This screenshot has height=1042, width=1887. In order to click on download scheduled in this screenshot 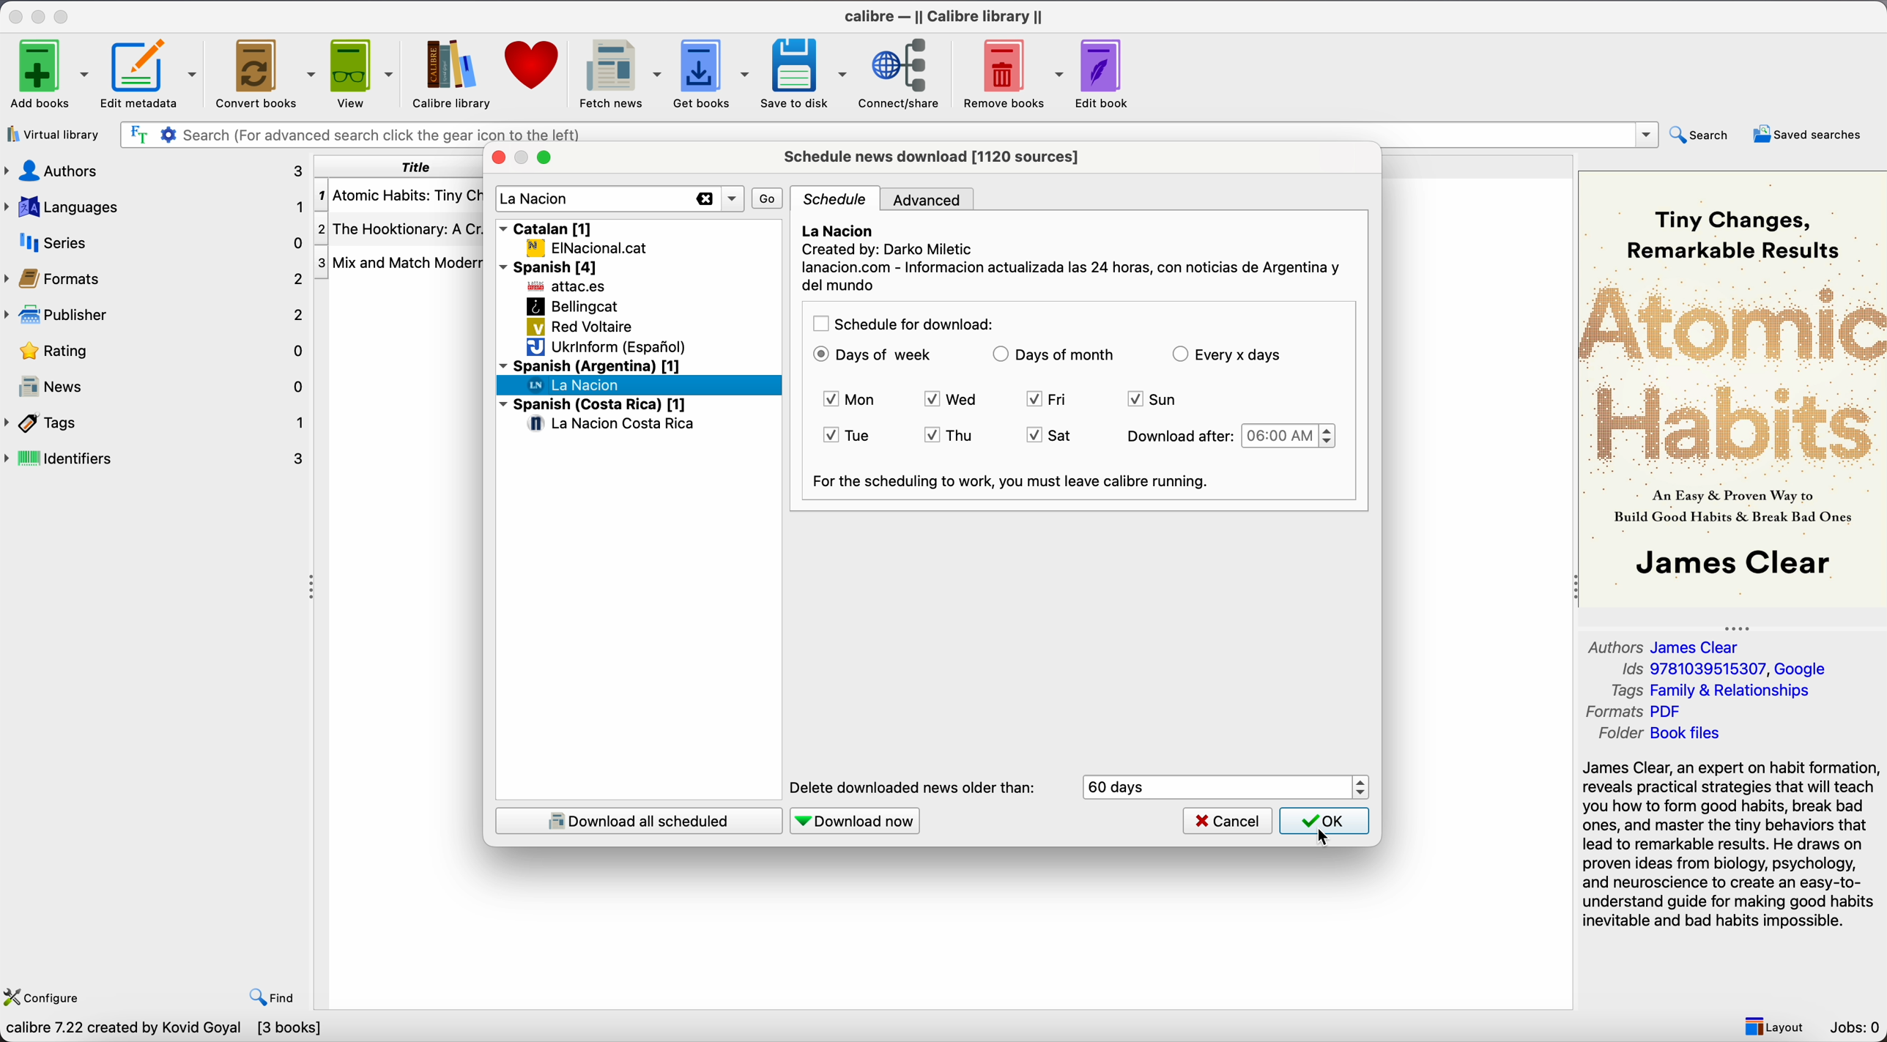, I will do `click(638, 820)`.